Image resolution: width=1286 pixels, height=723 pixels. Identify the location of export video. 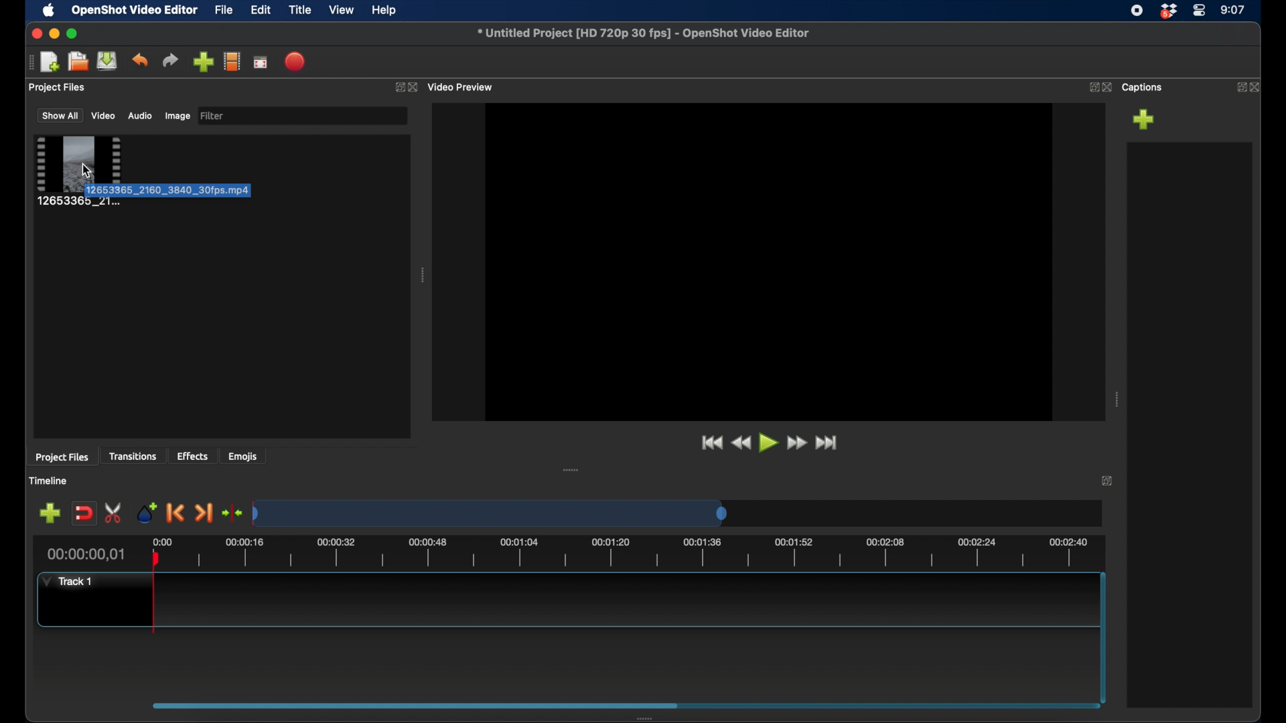
(293, 62).